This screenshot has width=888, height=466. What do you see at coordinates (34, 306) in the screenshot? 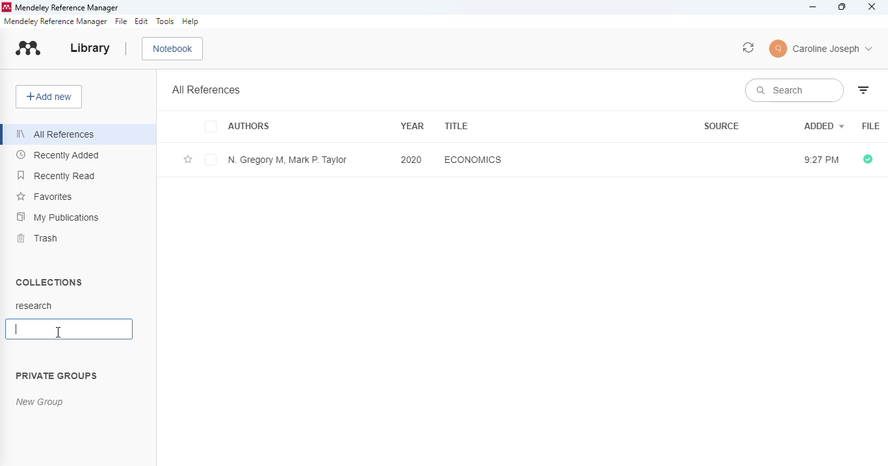
I see `research` at bounding box center [34, 306].